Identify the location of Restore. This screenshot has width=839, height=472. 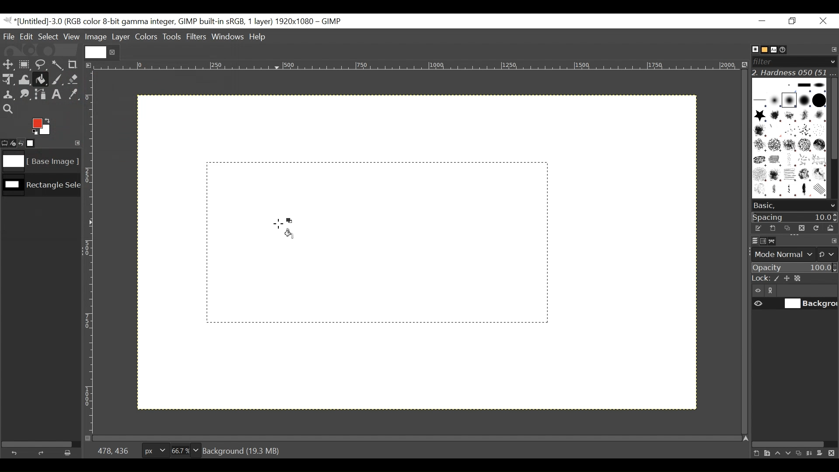
(794, 21).